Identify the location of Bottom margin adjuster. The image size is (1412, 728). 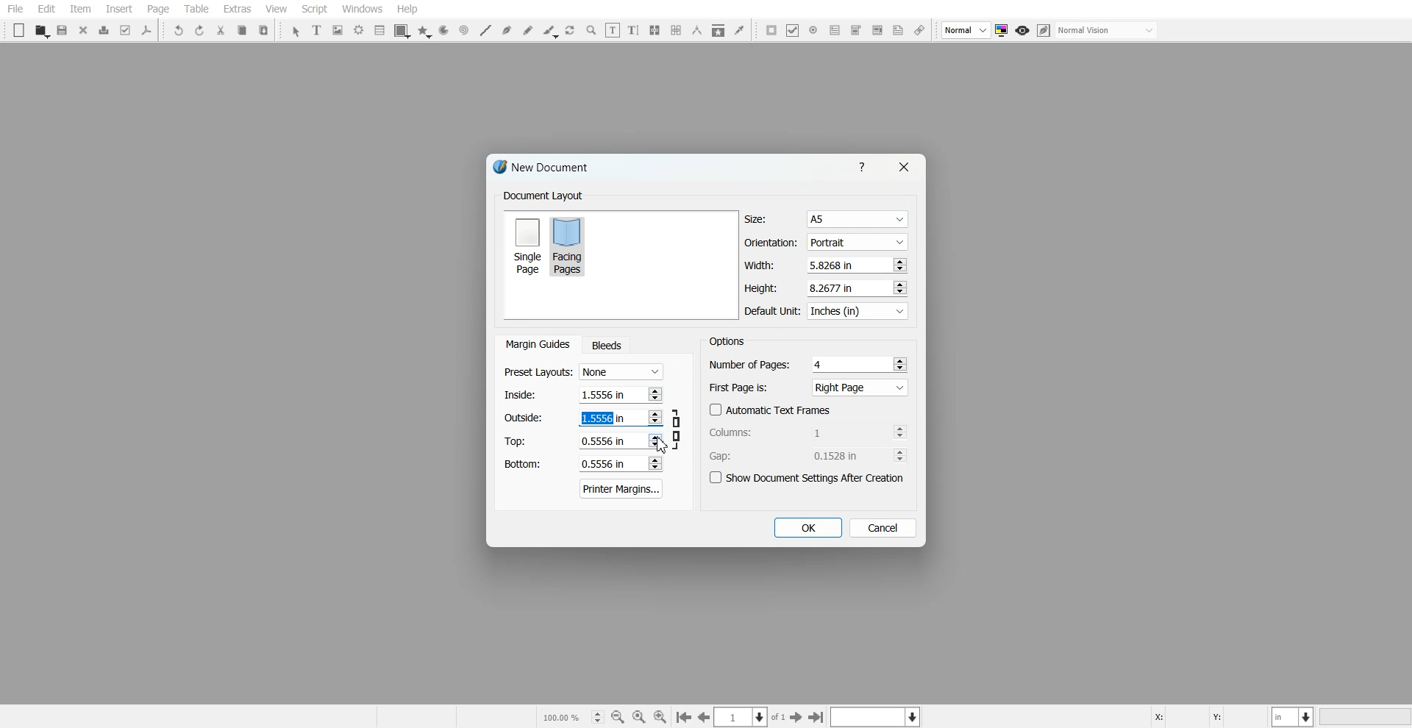
(582, 464).